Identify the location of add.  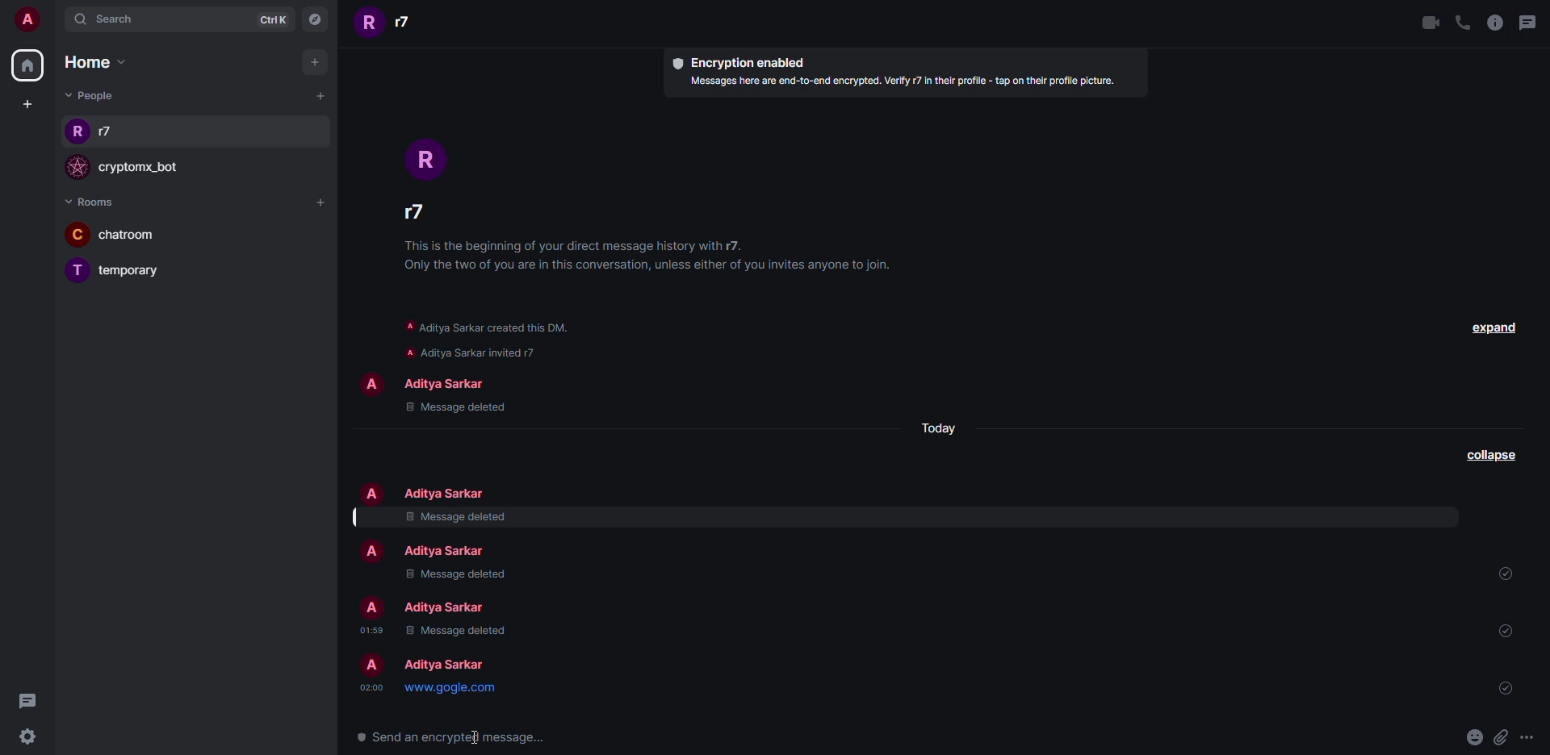
(320, 97).